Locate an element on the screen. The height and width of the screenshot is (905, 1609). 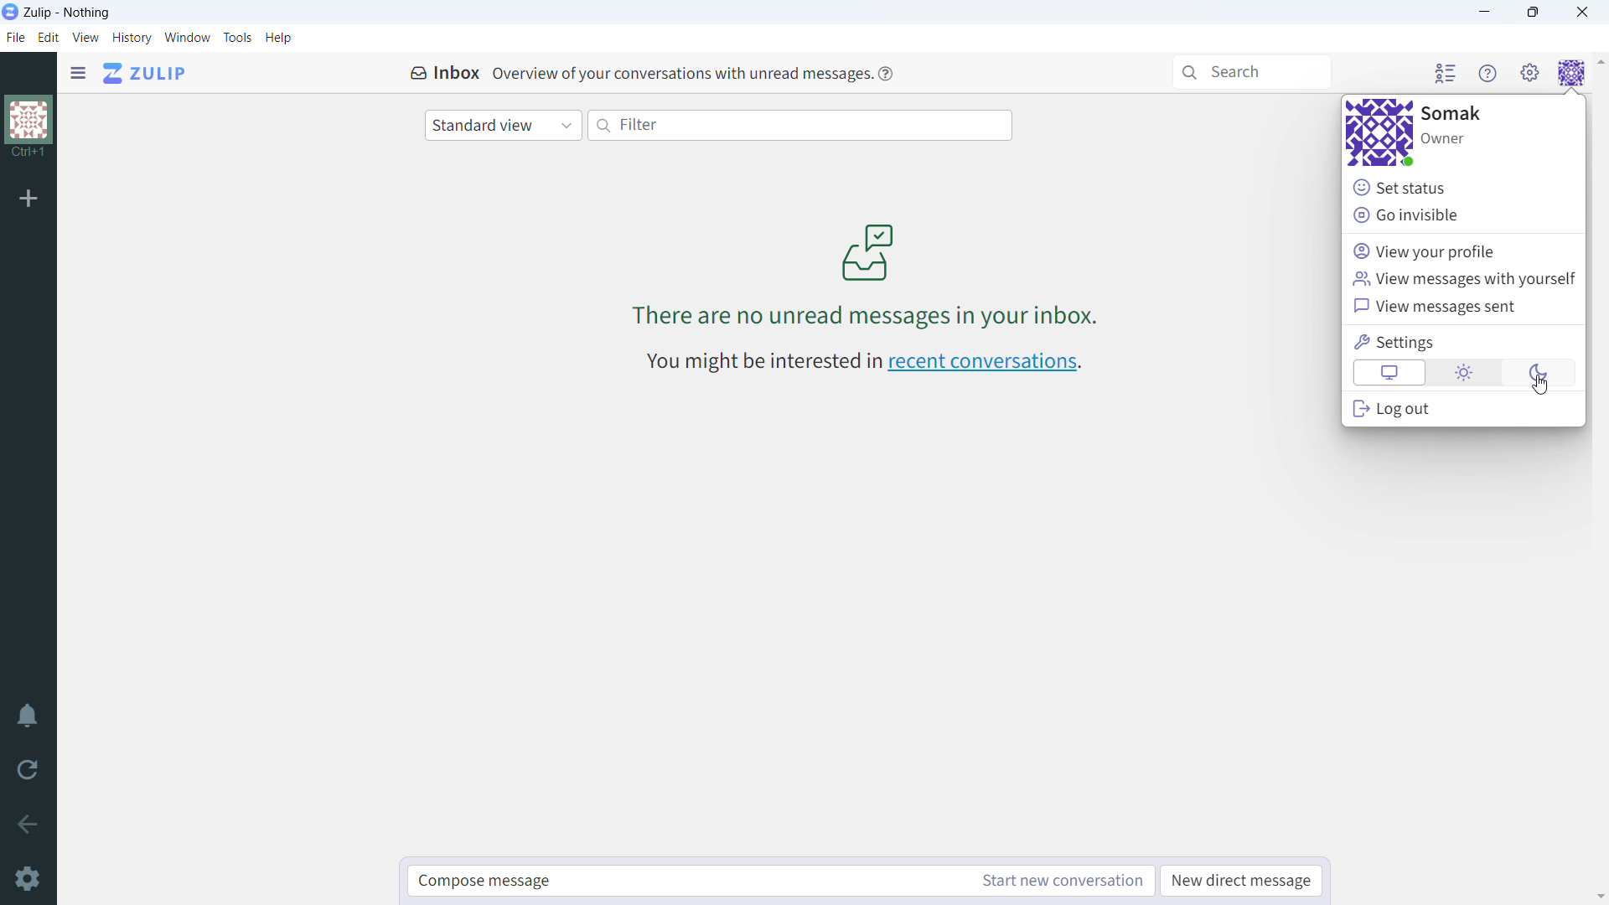
set status is located at coordinates (1461, 187).